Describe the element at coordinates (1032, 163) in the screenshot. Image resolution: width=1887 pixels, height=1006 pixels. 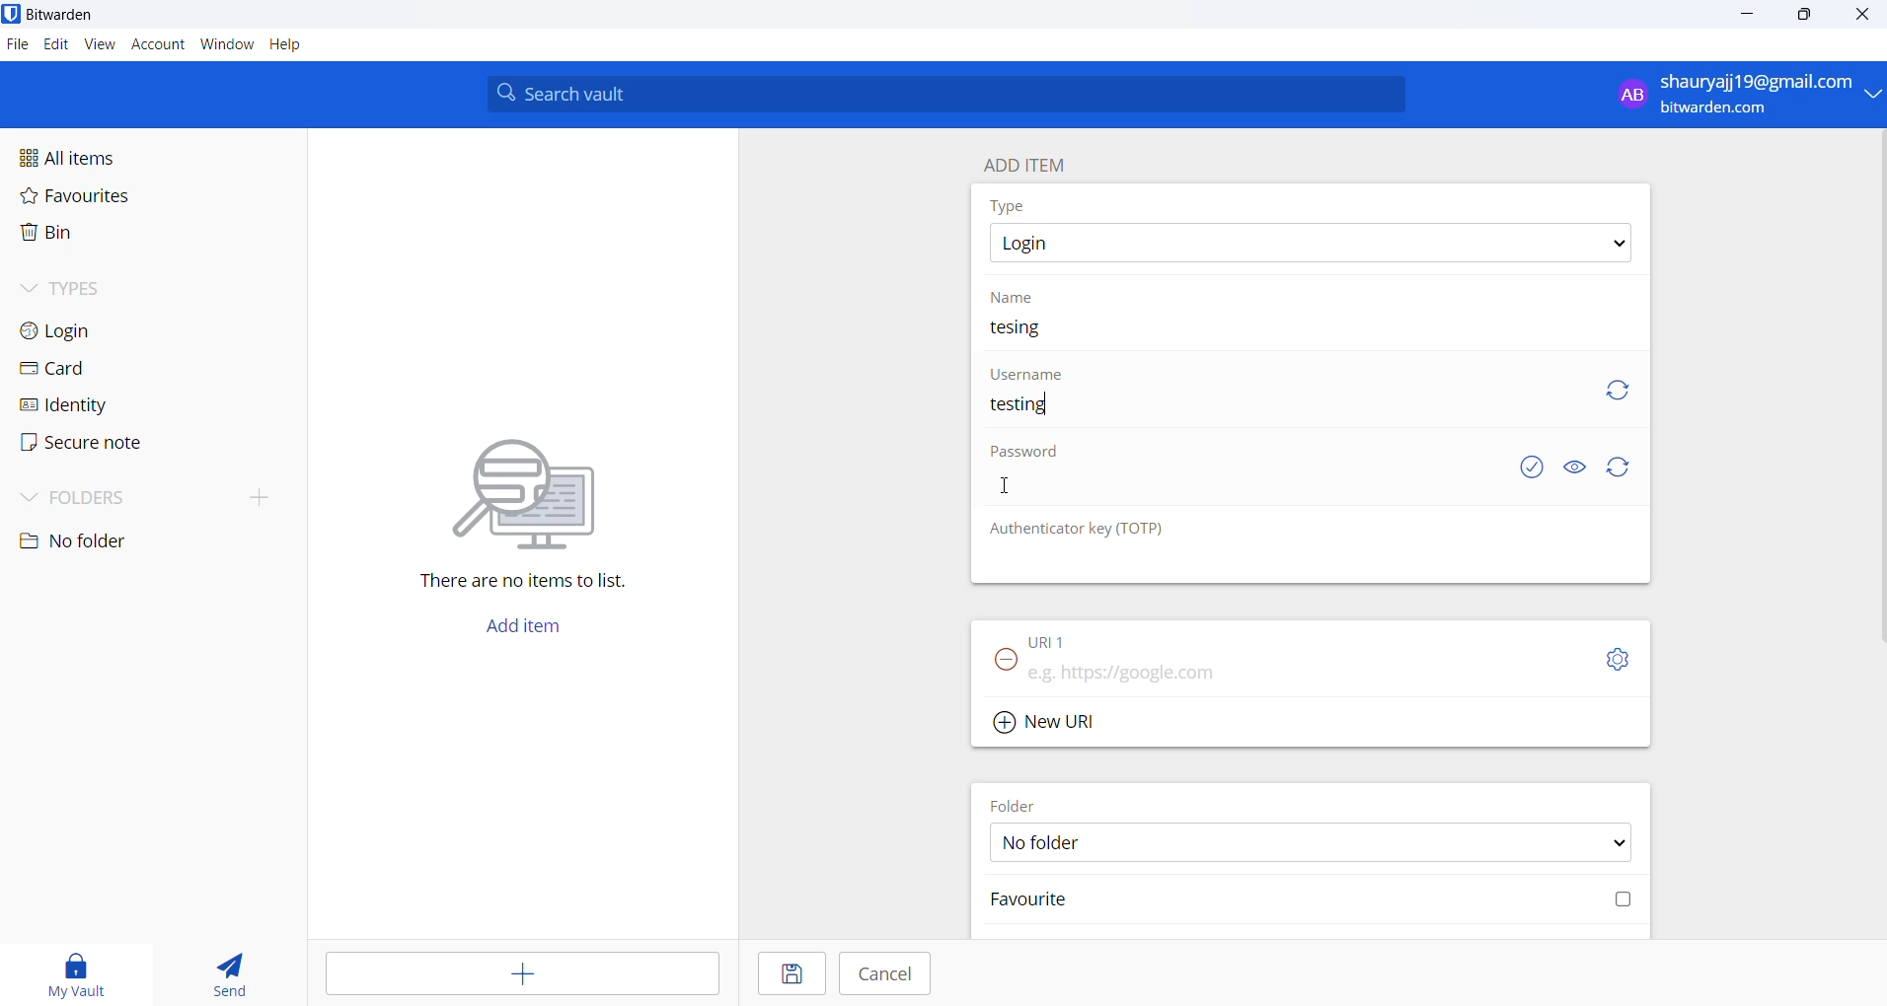
I see `add item heading` at that location.